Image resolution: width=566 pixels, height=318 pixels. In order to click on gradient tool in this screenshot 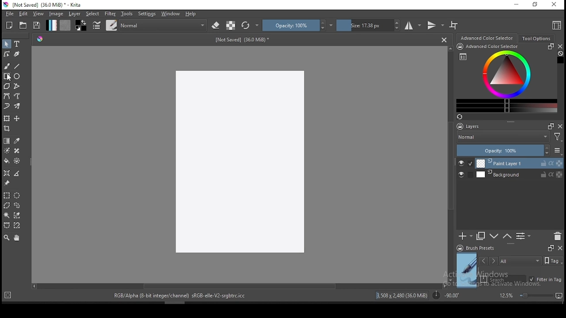, I will do `click(7, 141)`.